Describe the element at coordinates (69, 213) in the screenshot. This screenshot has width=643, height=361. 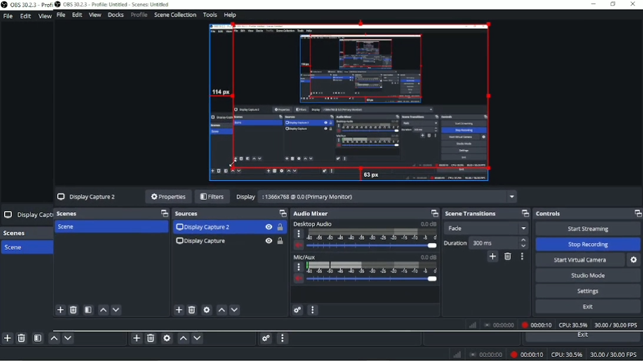
I see `Scenes` at that location.